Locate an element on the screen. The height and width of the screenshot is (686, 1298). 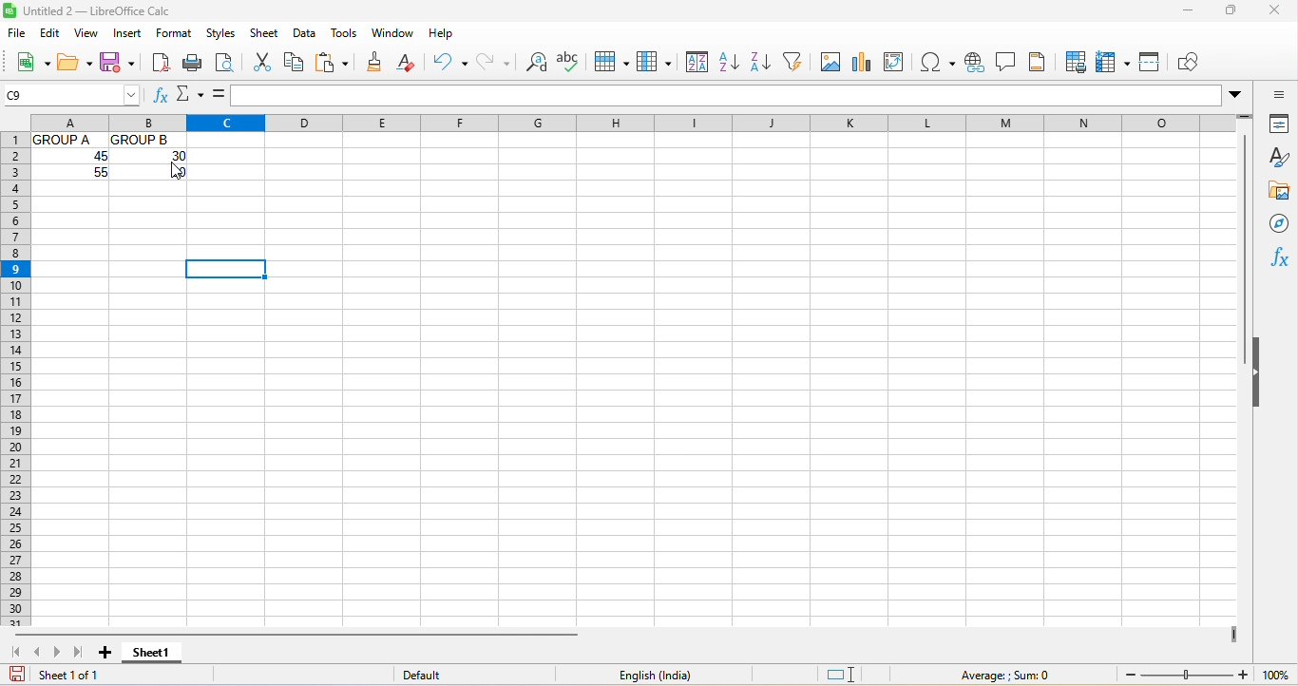
pivot table is located at coordinates (895, 62).